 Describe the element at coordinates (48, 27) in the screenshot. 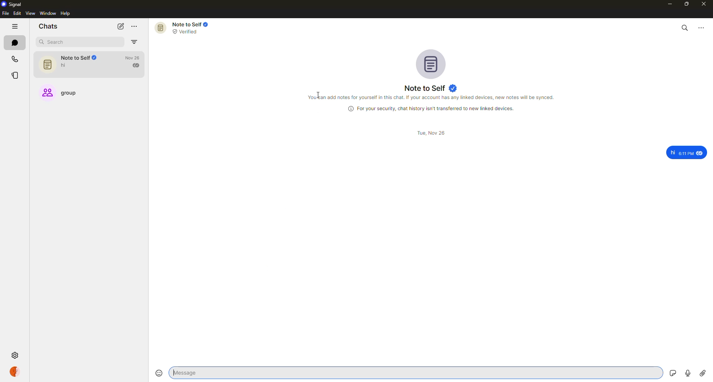

I see `chats` at that location.